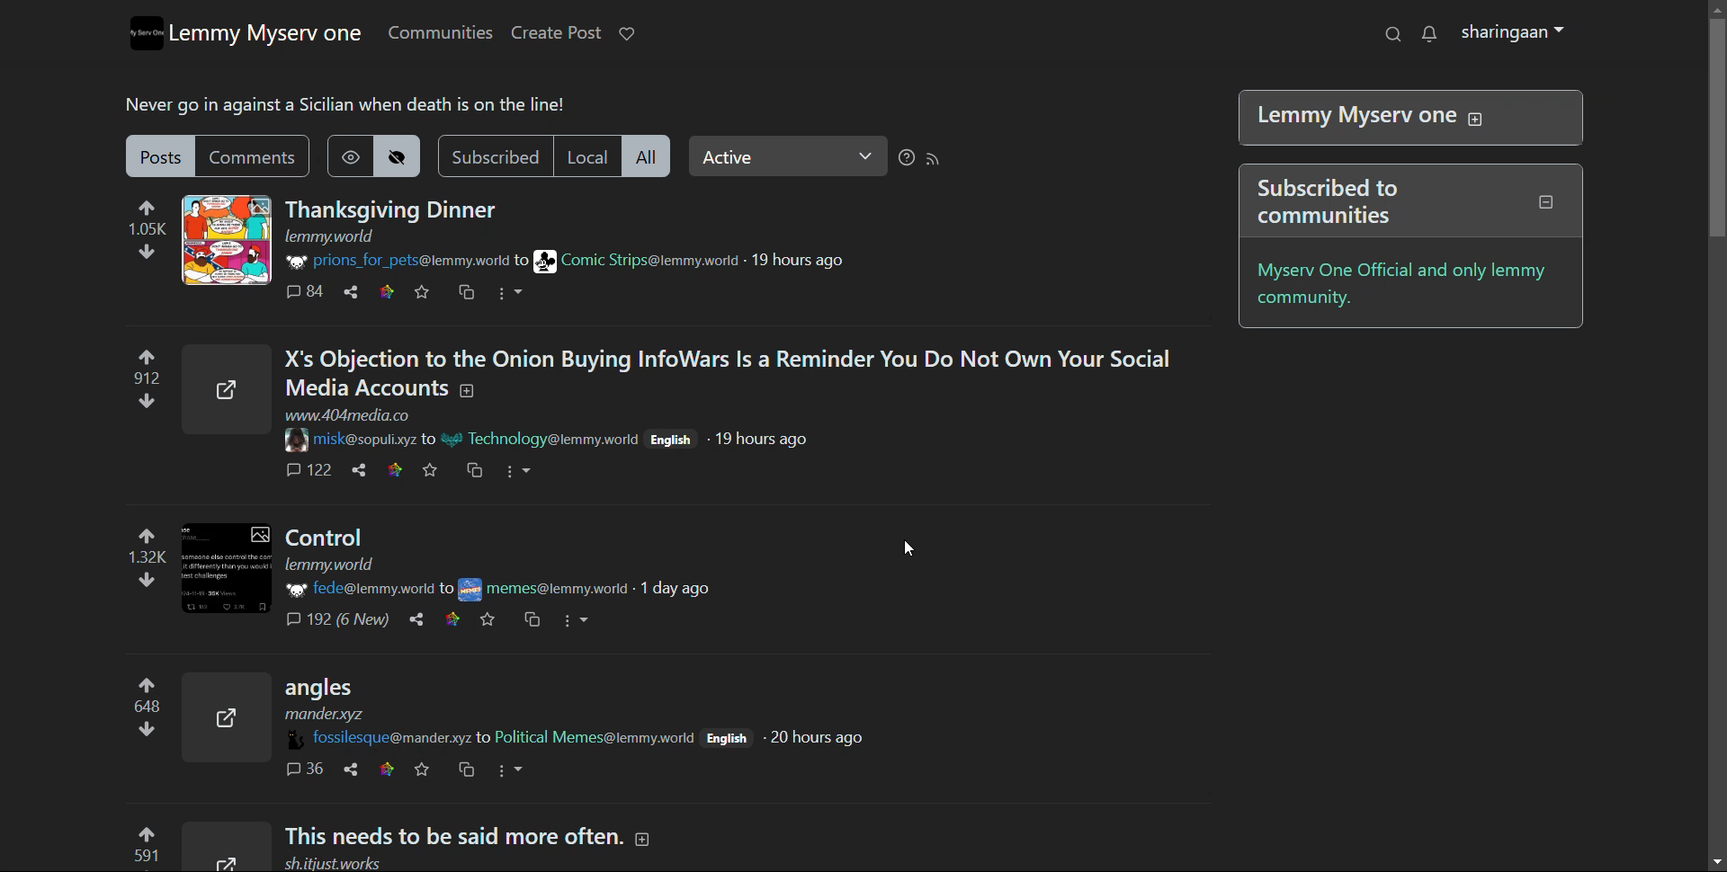 The image size is (1727, 872). What do you see at coordinates (134, 847) in the screenshot?
I see `upvote ` at bounding box center [134, 847].